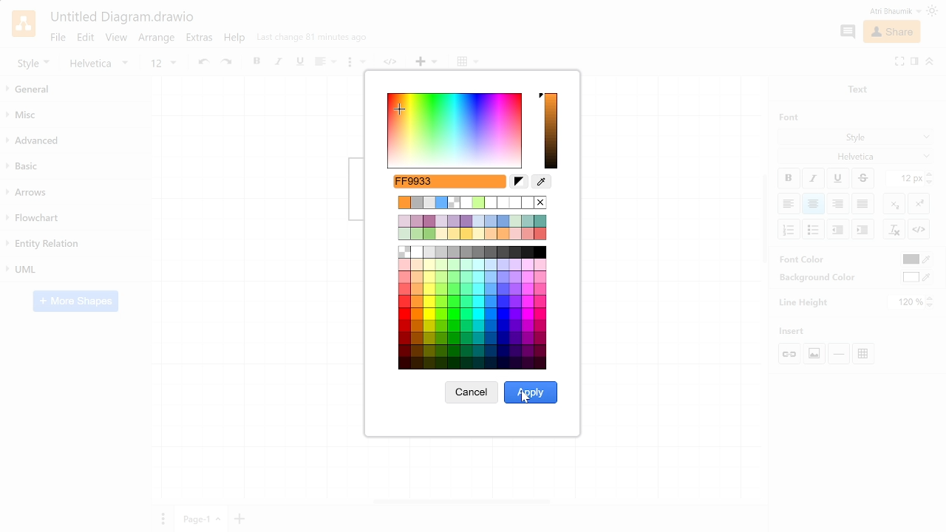 Image resolution: width=946 pixels, height=532 pixels. What do you see at coordinates (905, 179) in the screenshot?
I see `Font size` at bounding box center [905, 179].